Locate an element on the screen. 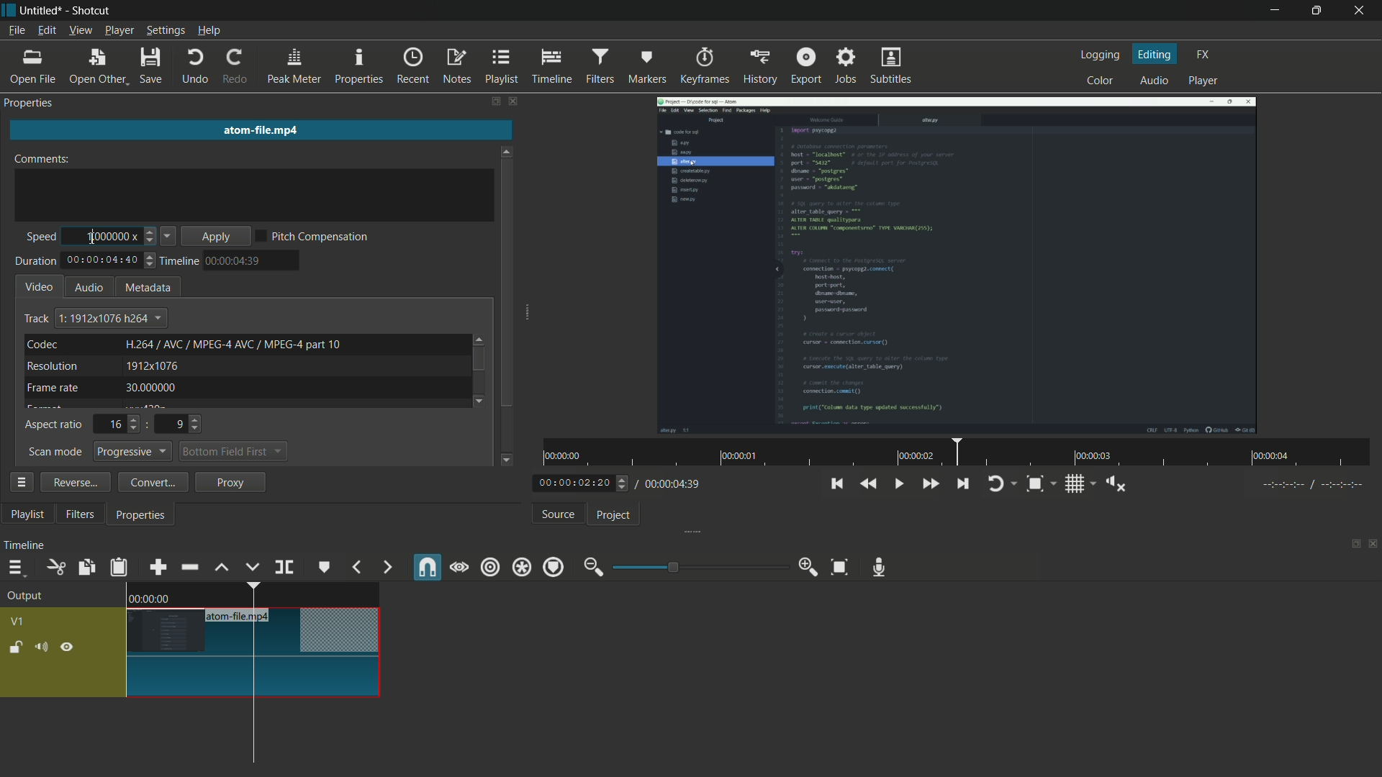  show volume control is located at coordinates (1111, 483).